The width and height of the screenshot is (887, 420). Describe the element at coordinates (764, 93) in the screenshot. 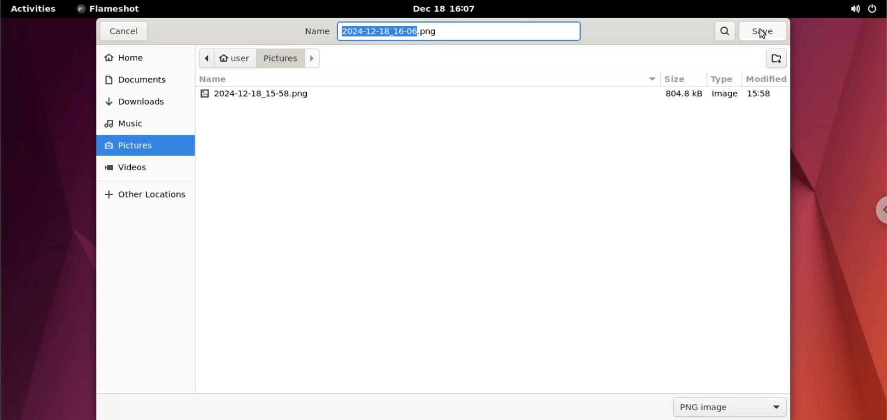

I see `date modified` at that location.